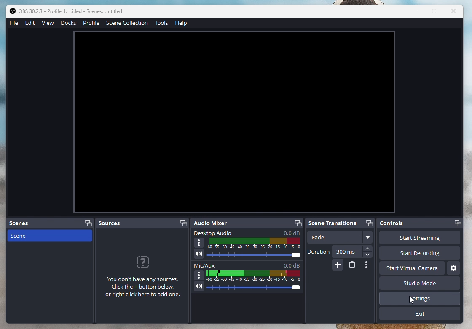 This screenshot has height=329, width=472. What do you see at coordinates (30, 23) in the screenshot?
I see `Edit` at bounding box center [30, 23].